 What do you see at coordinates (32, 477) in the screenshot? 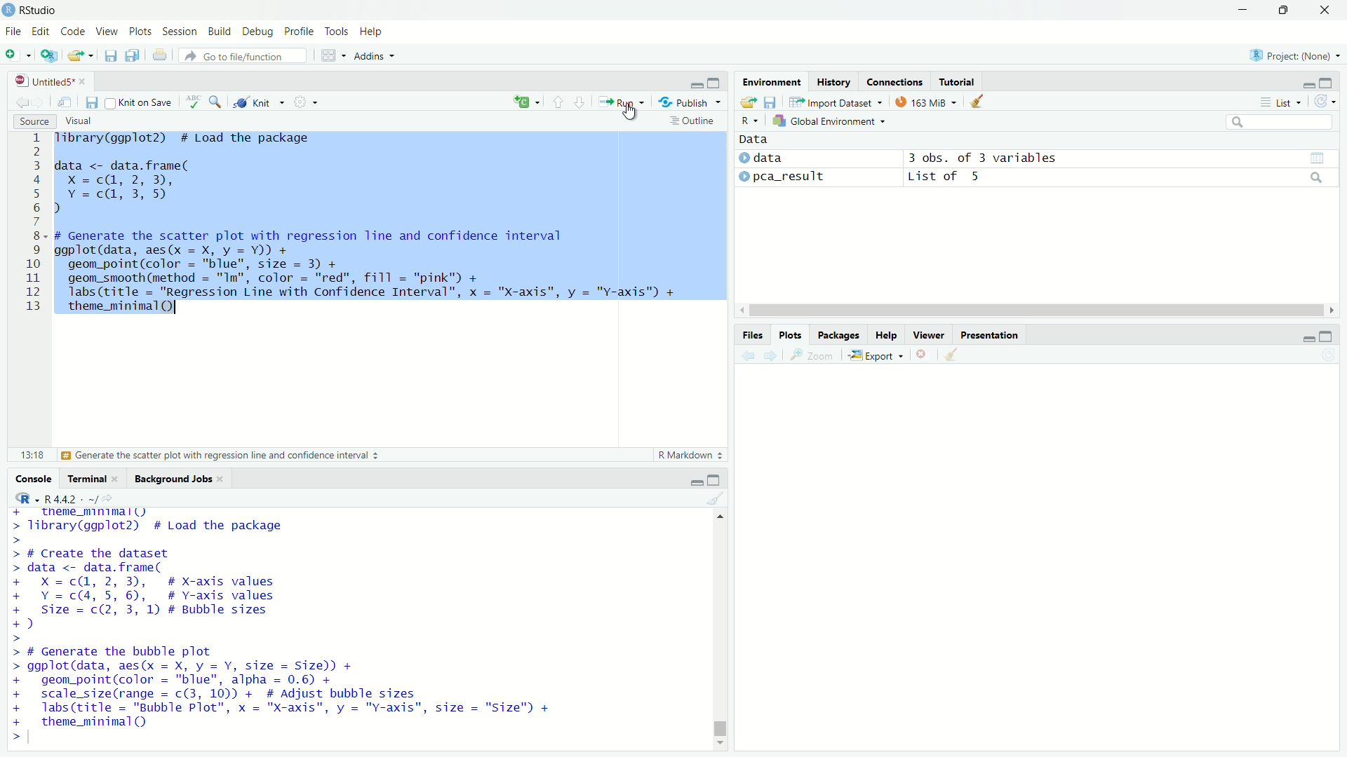
I see `Console` at bounding box center [32, 477].